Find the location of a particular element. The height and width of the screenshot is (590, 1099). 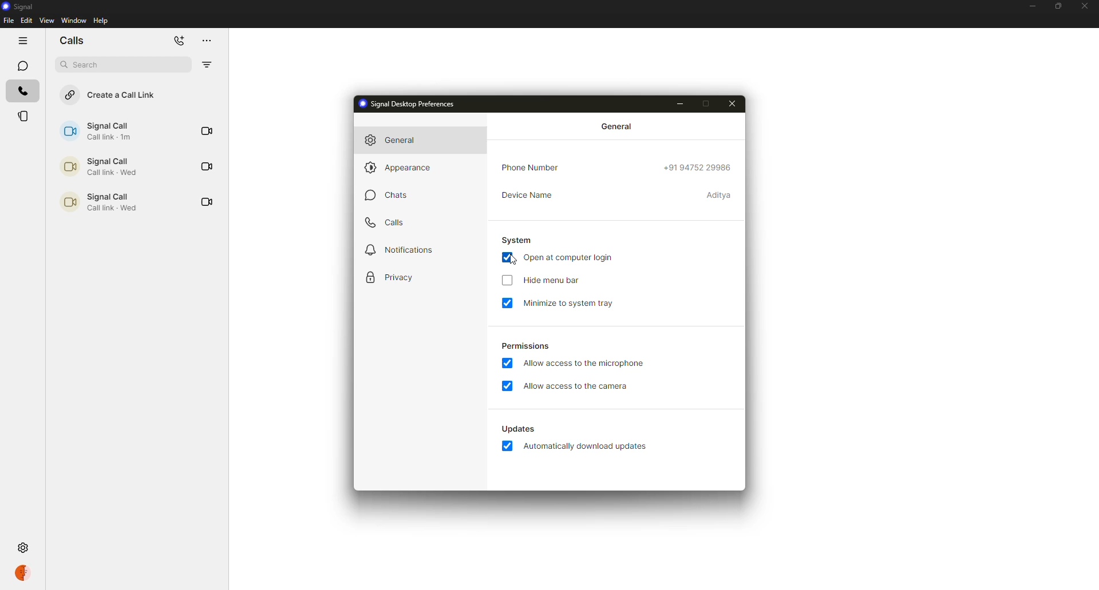

stories is located at coordinates (25, 116).